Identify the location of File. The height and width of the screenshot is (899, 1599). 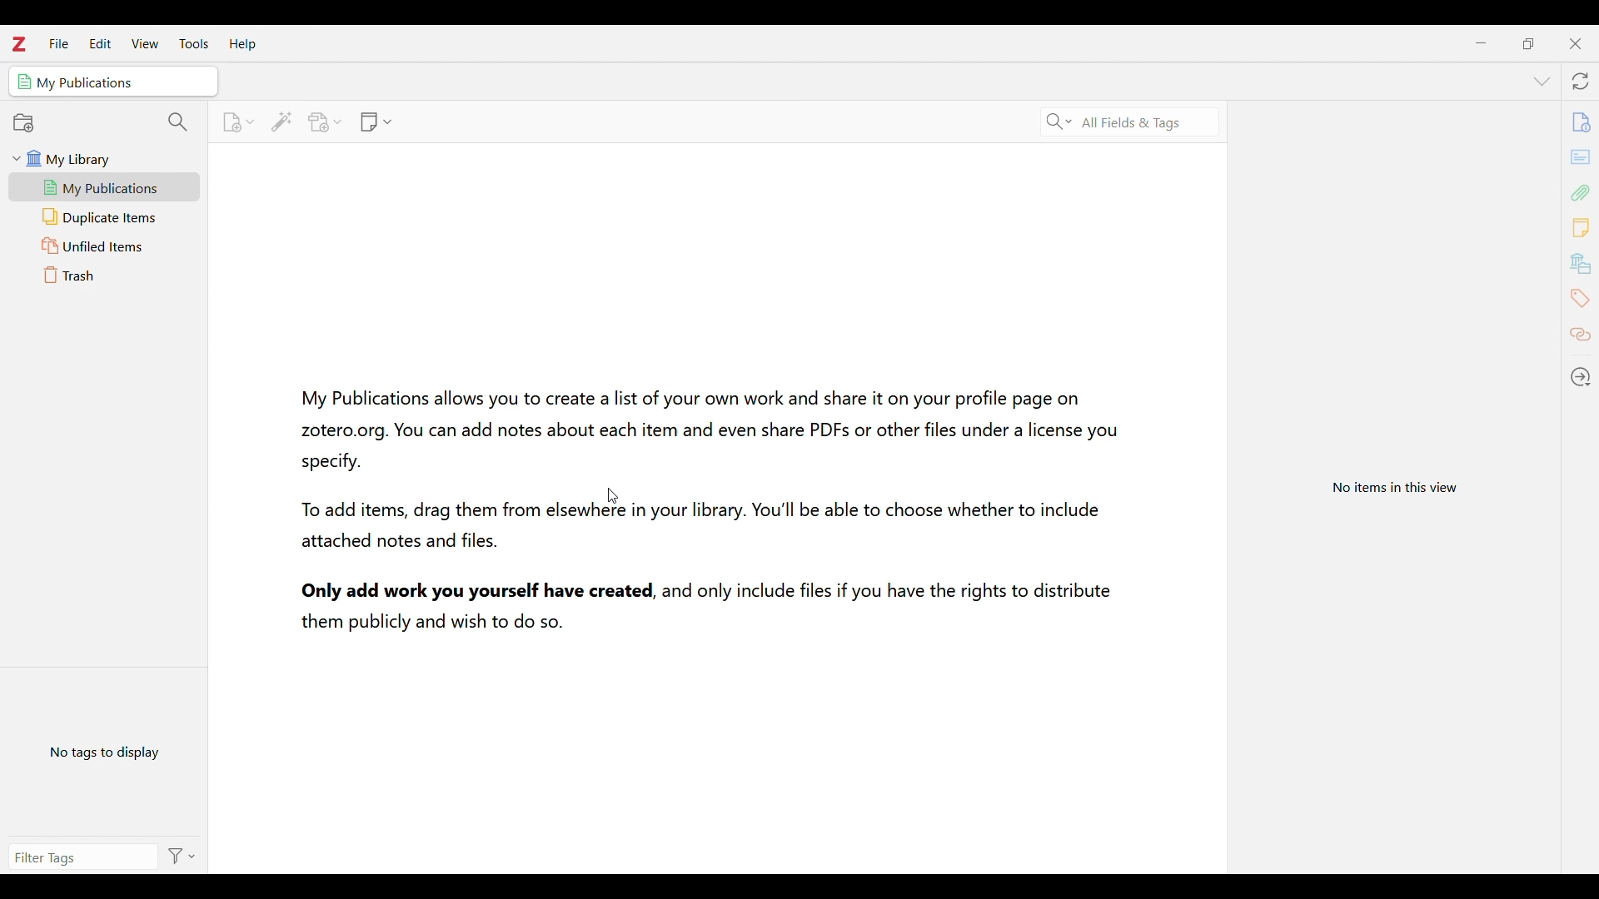
(58, 43).